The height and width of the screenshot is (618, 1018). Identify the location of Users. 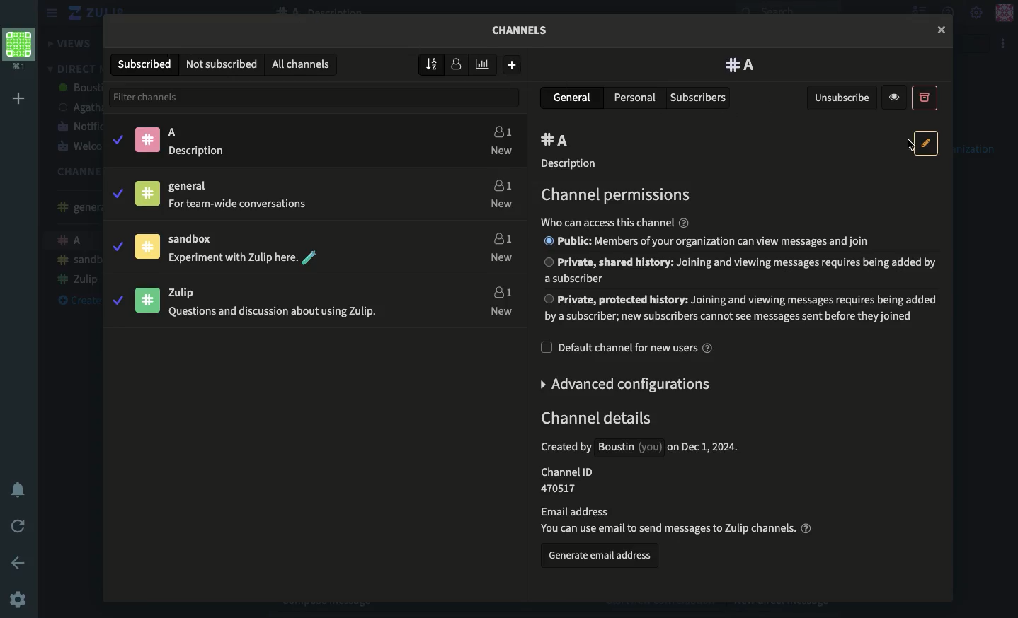
(501, 141).